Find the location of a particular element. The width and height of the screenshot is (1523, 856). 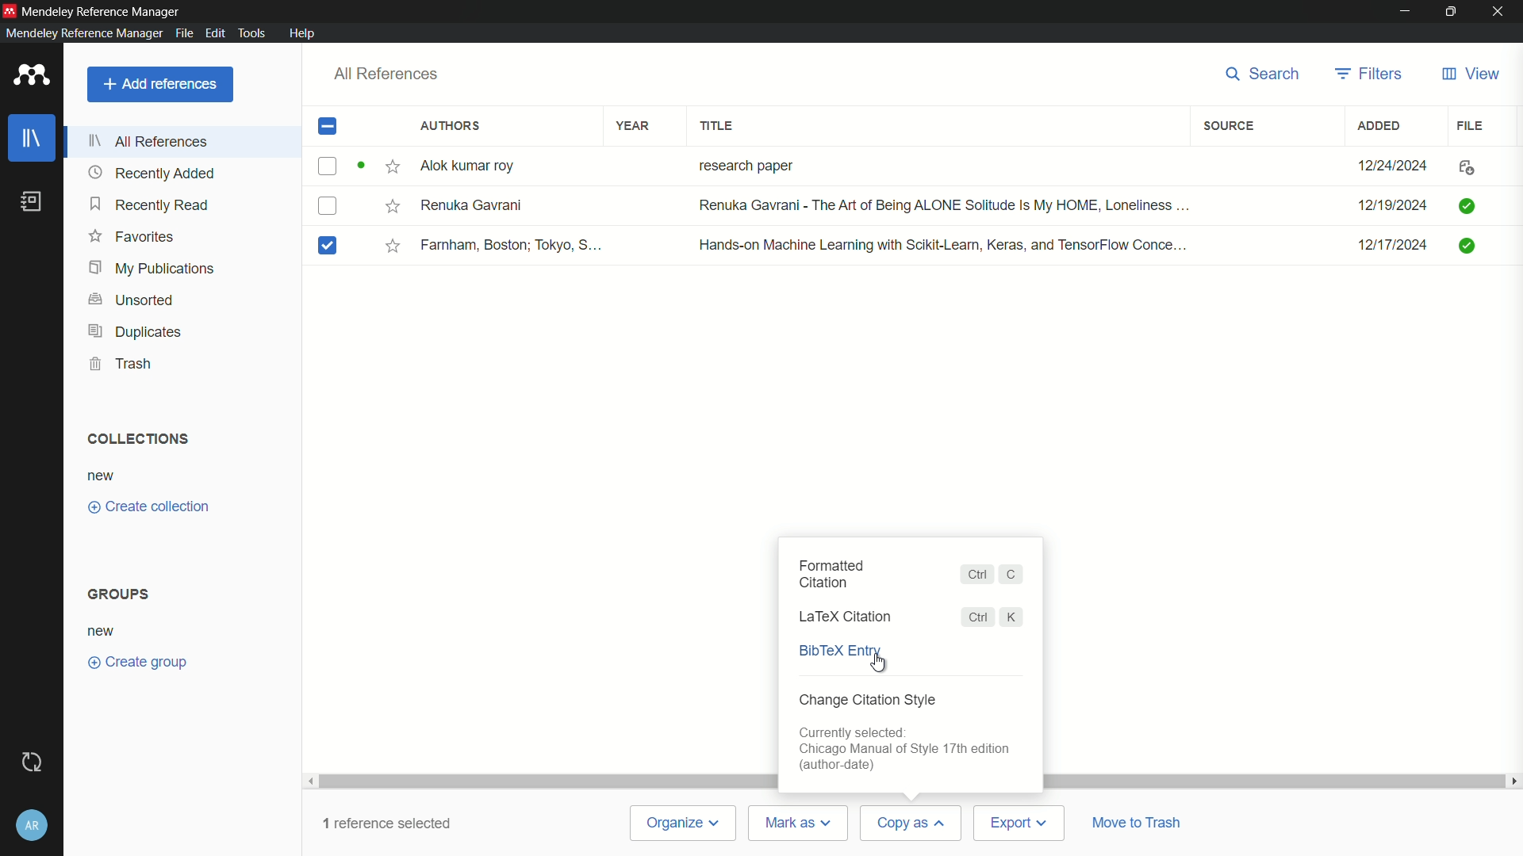

keyboard shortcut (Ctrl K) is located at coordinates (990, 616).